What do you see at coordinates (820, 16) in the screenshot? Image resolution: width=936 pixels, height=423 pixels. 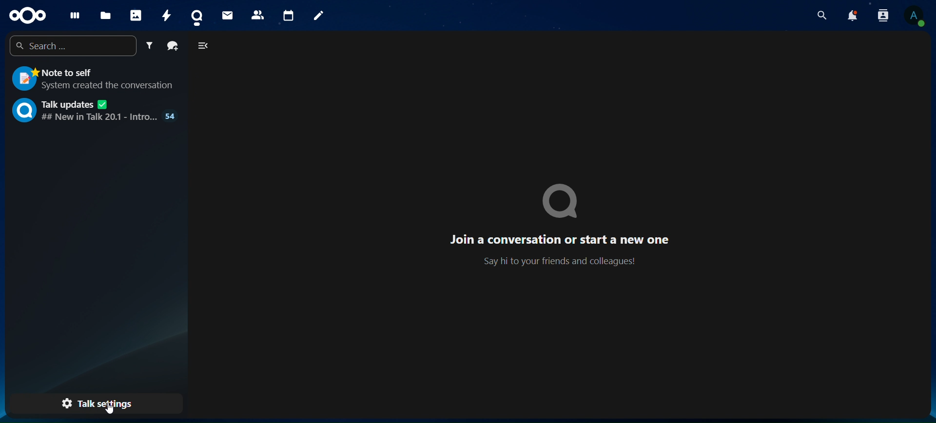 I see `search` at bounding box center [820, 16].